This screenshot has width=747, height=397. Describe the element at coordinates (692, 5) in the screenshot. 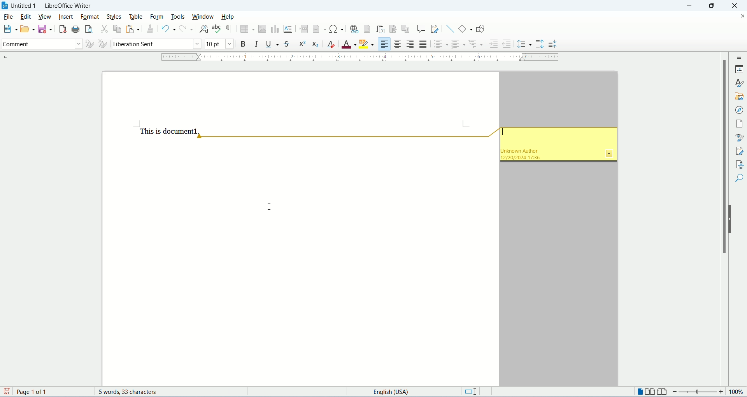

I see `minimize` at that location.